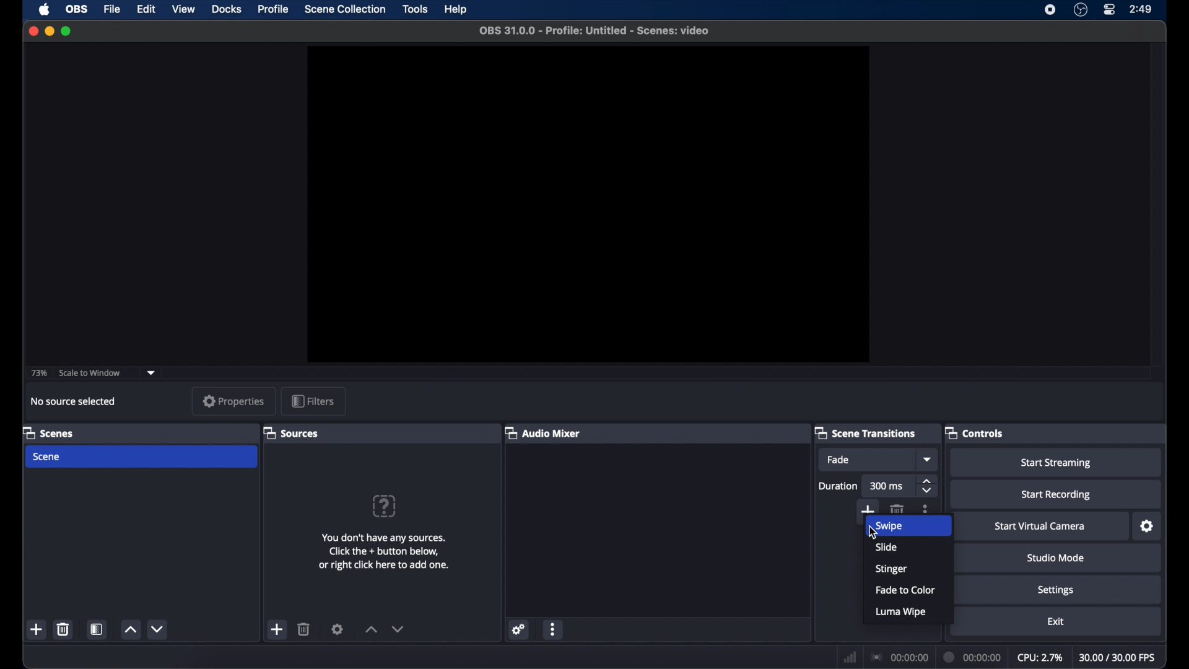 The image size is (1189, 669). I want to click on settings, so click(519, 629).